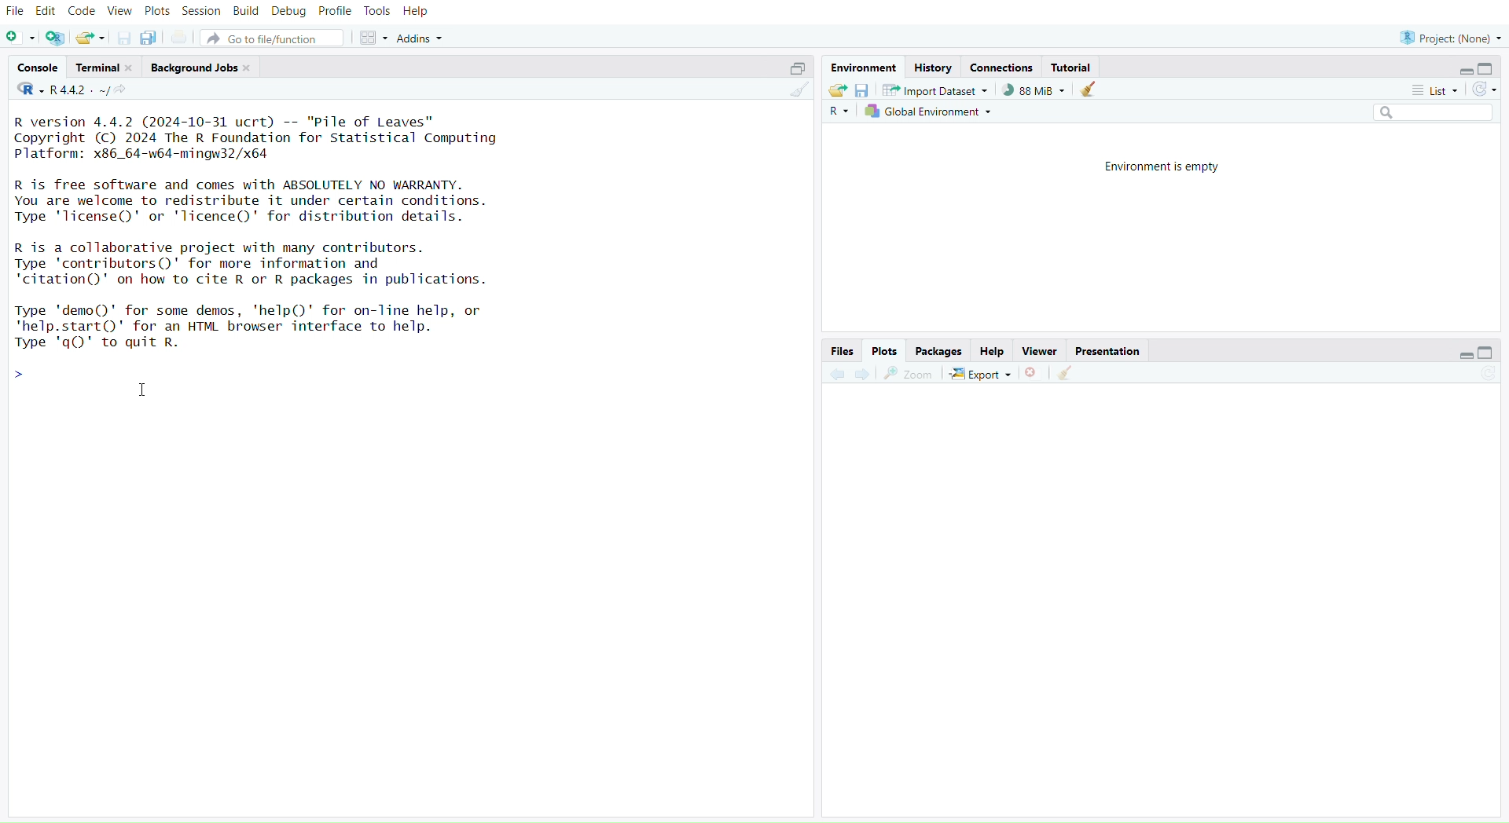  What do you see at coordinates (376, 38) in the screenshot?
I see `workspace panes` at bounding box center [376, 38].